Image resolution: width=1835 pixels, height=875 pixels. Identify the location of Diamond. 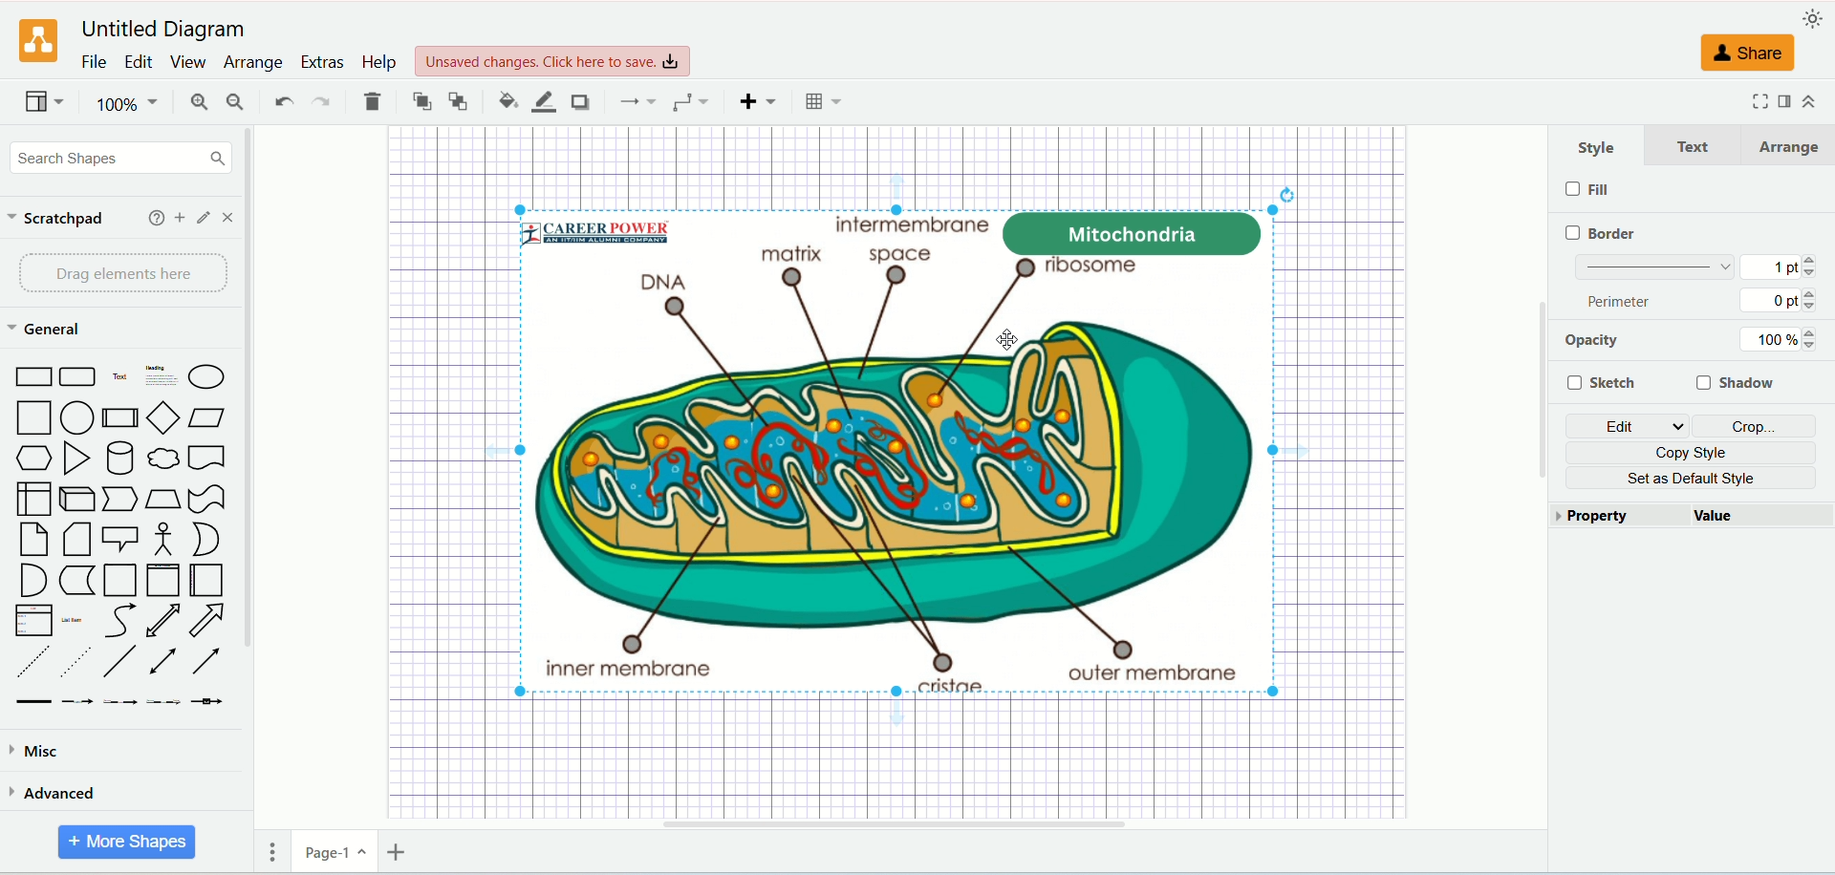
(165, 420).